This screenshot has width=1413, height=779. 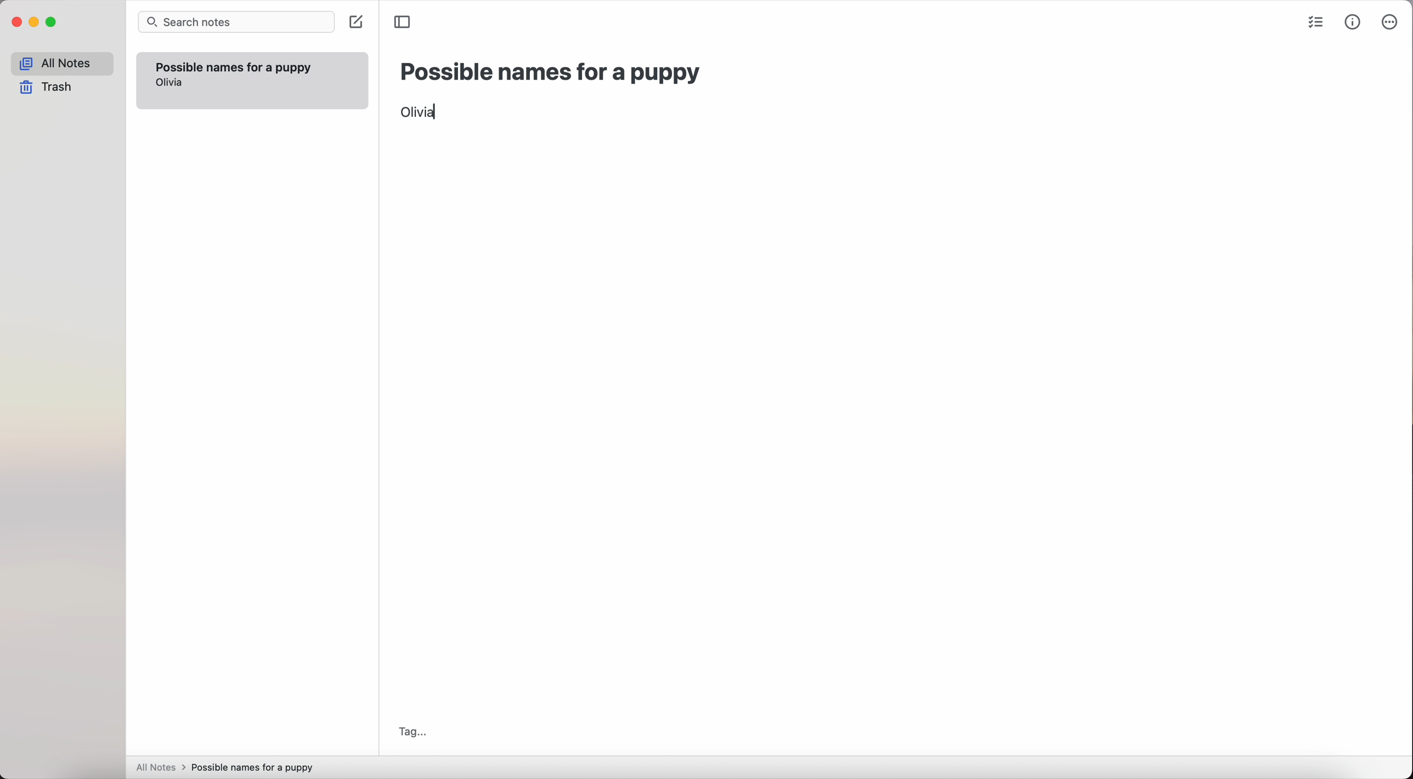 What do you see at coordinates (1315, 24) in the screenshot?
I see `check list` at bounding box center [1315, 24].